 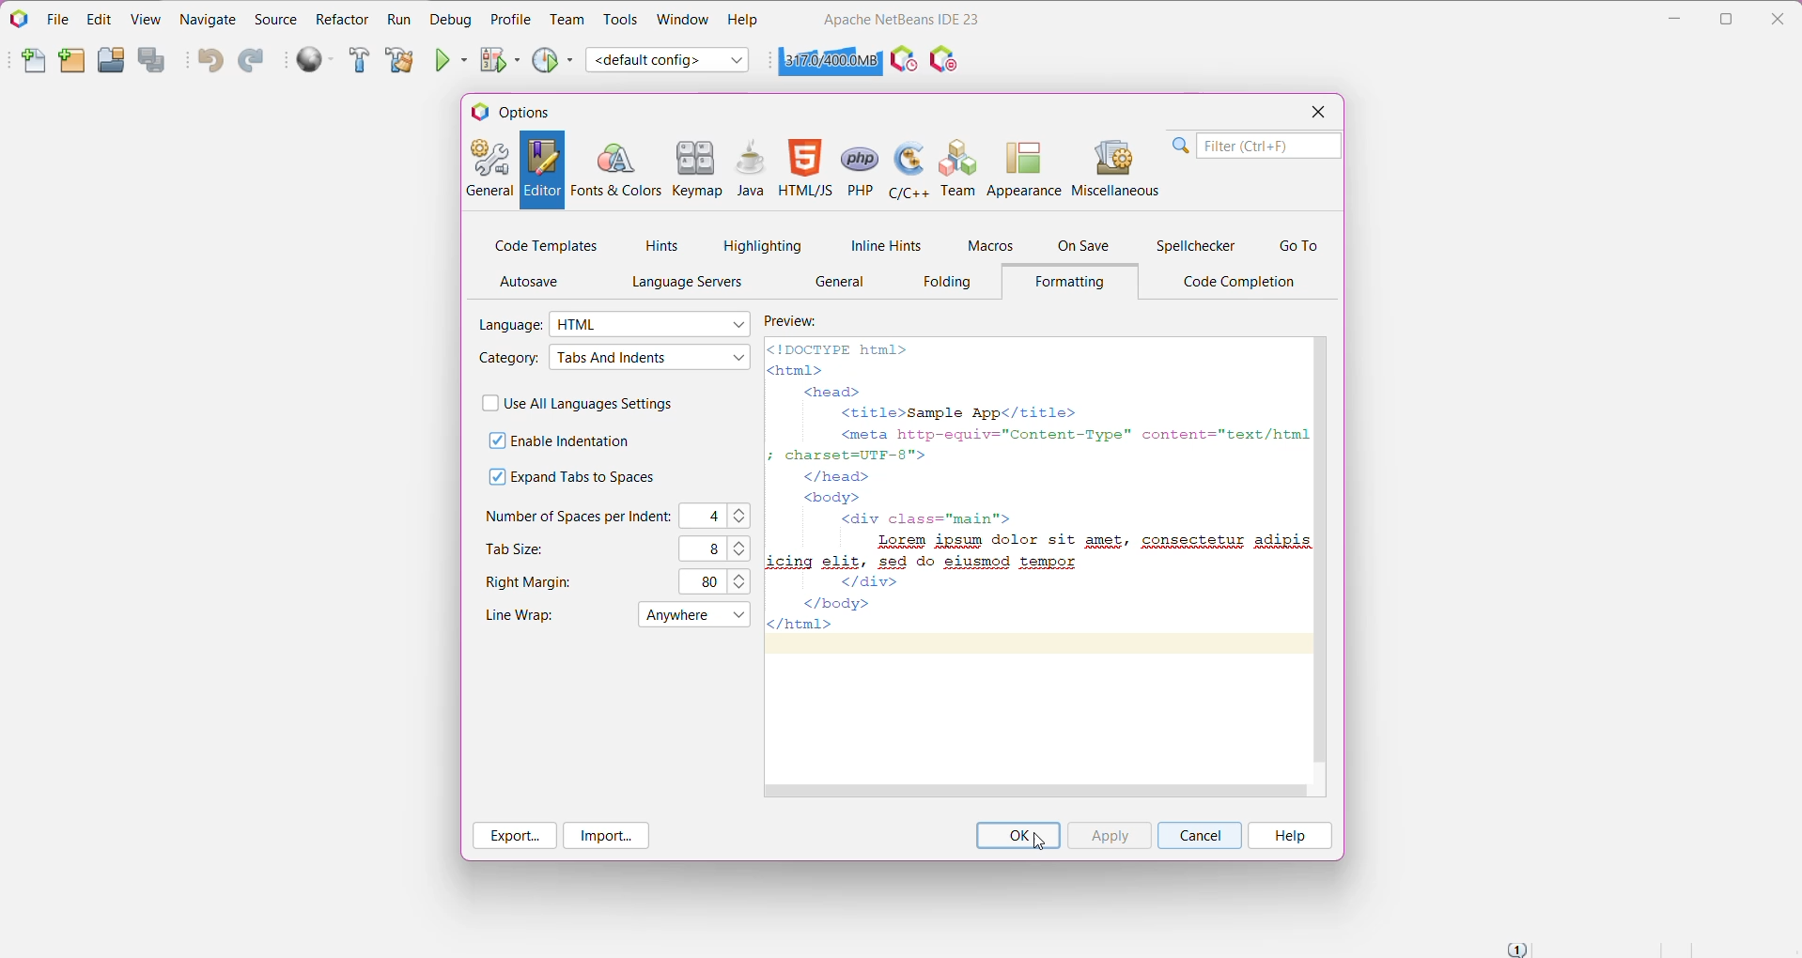 I want to click on Search Bar, so click(x=1254, y=146).